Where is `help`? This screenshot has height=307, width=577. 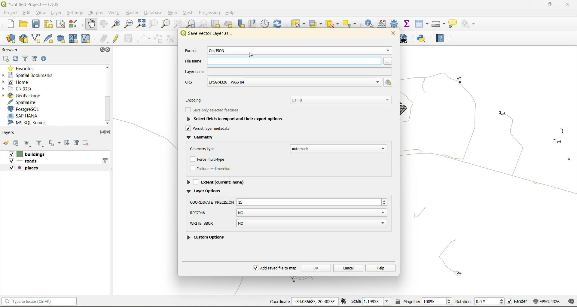
help is located at coordinates (441, 37).